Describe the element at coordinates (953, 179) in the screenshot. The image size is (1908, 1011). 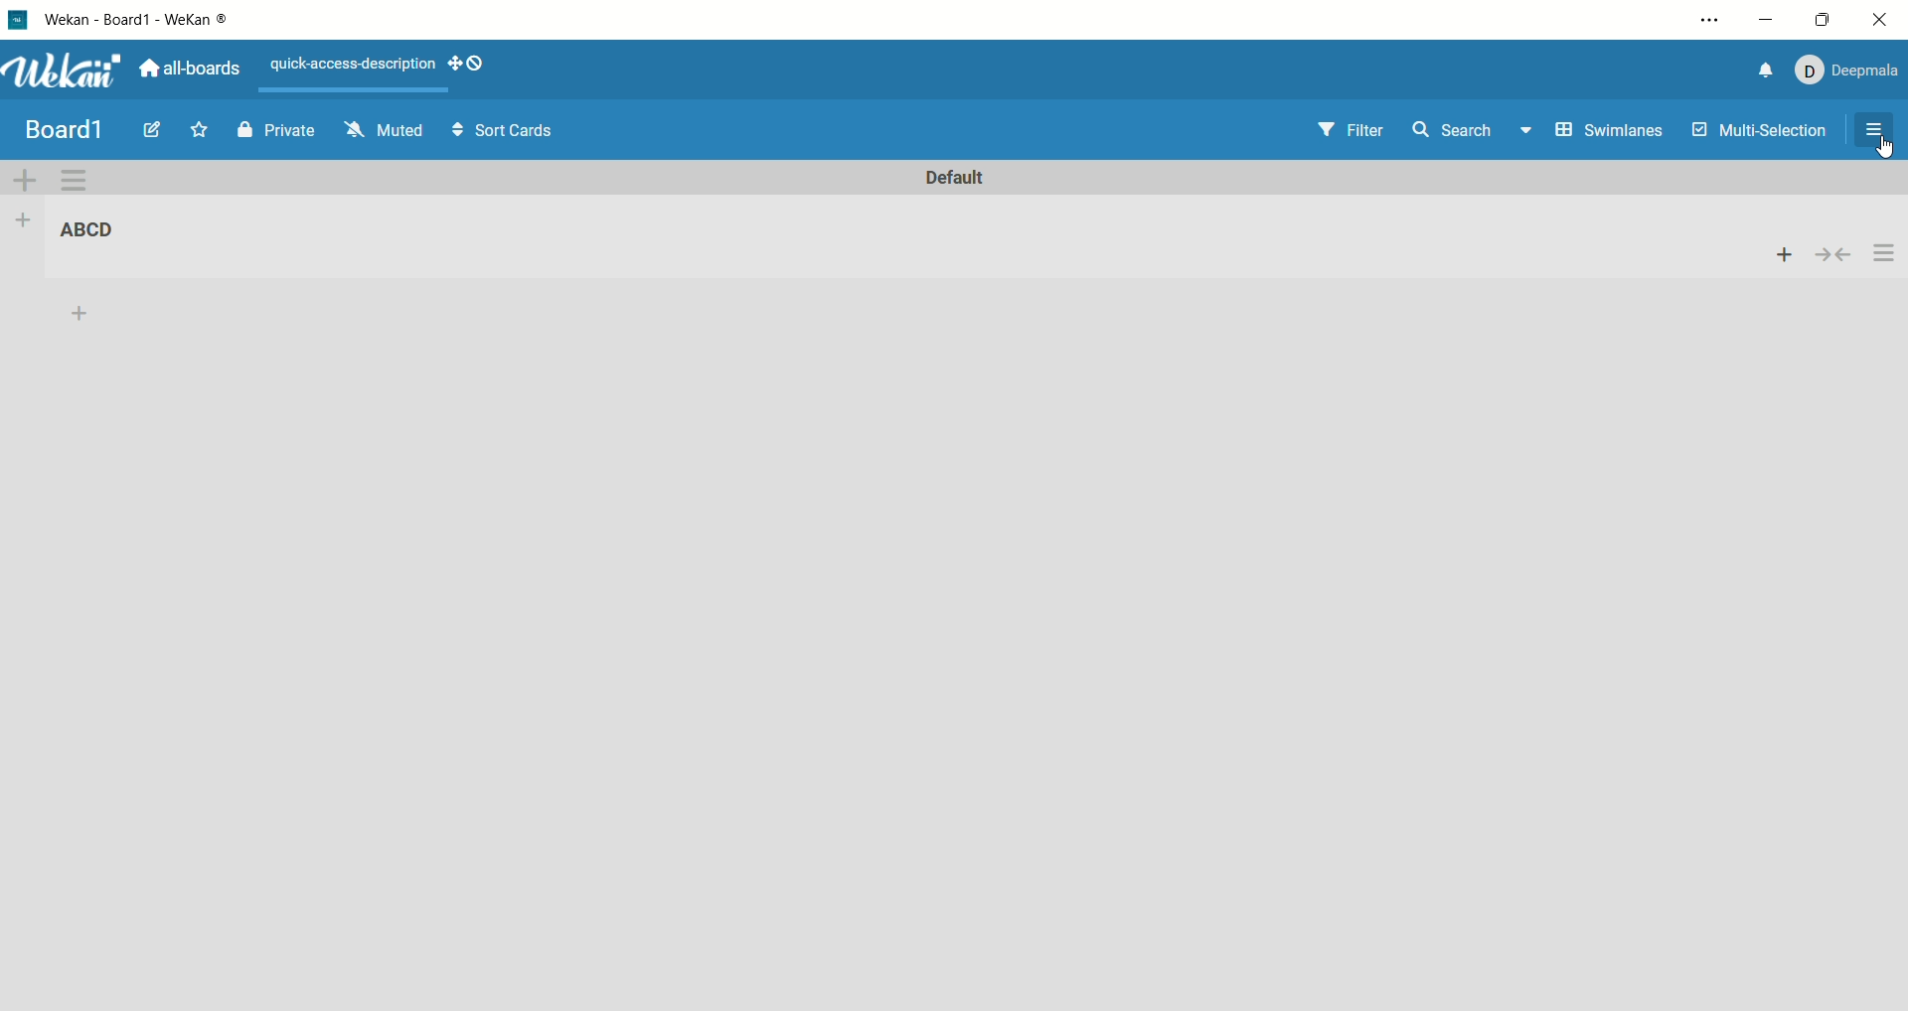
I see `default` at that location.